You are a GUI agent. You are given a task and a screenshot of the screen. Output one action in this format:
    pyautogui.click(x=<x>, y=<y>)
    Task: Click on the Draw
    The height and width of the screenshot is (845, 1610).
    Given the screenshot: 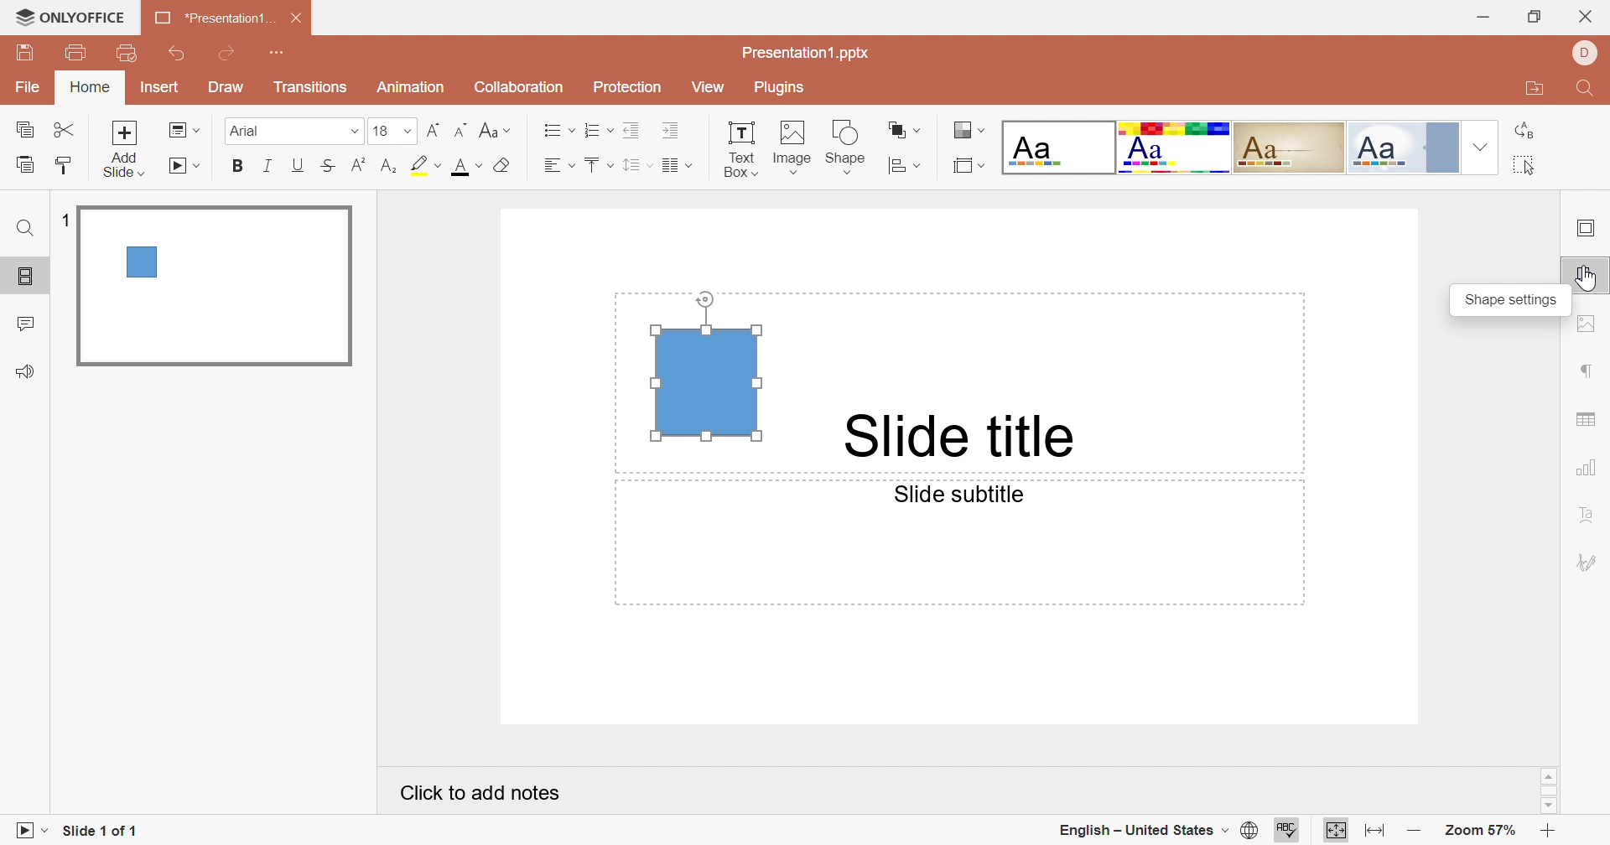 What is the action you would take?
    pyautogui.click(x=231, y=90)
    